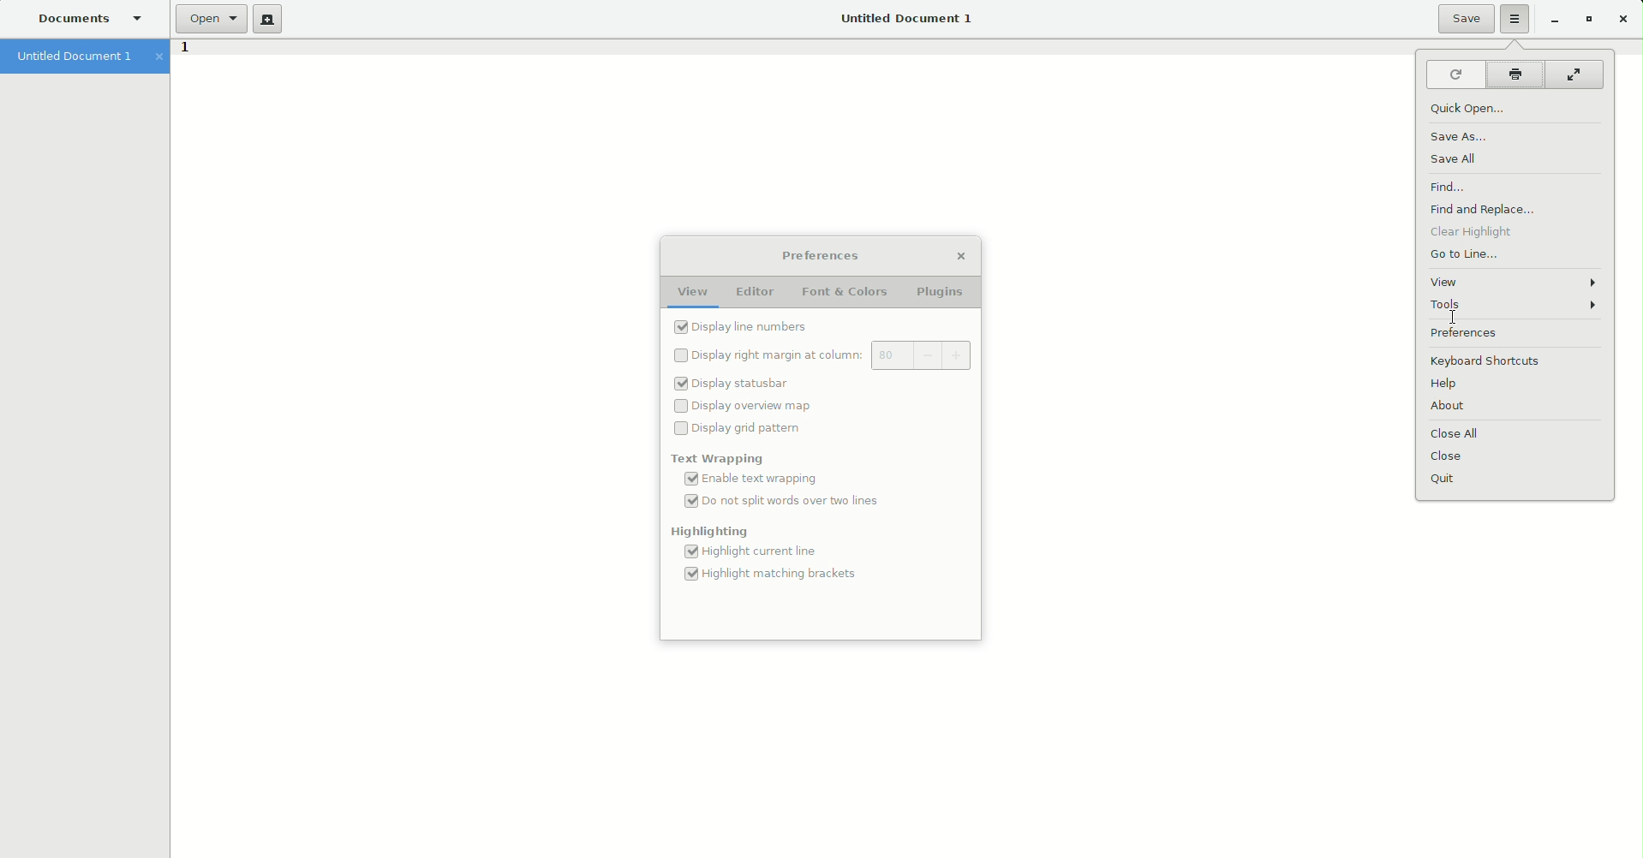 This screenshot has height=858, width=1643. I want to click on highlight matching brackets, so click(777, 578).